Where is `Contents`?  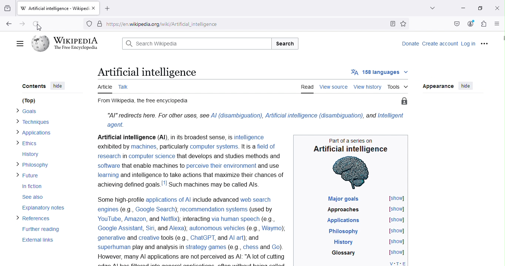
Contents is located at coordinates (33, 86).